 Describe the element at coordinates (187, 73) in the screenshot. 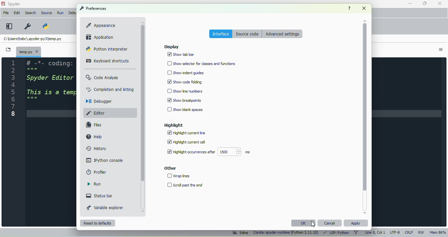

I see `show indent guides` at that location.